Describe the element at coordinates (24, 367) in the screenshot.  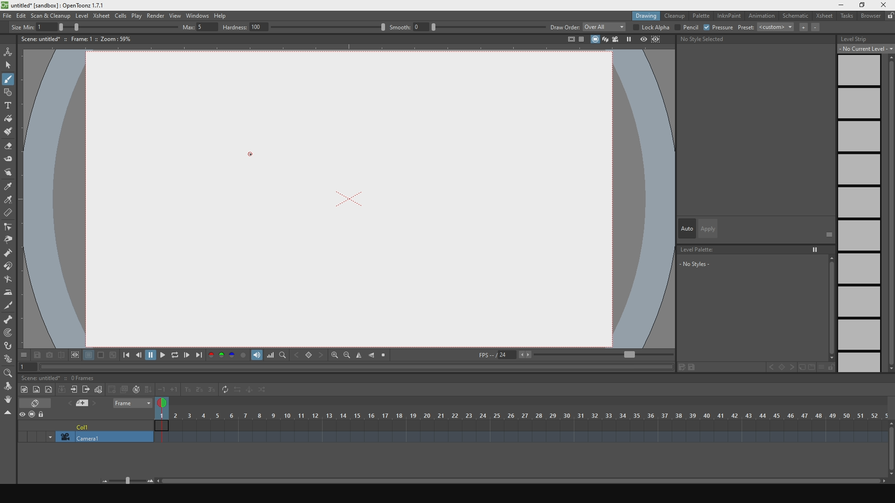
I see `1` at that location.